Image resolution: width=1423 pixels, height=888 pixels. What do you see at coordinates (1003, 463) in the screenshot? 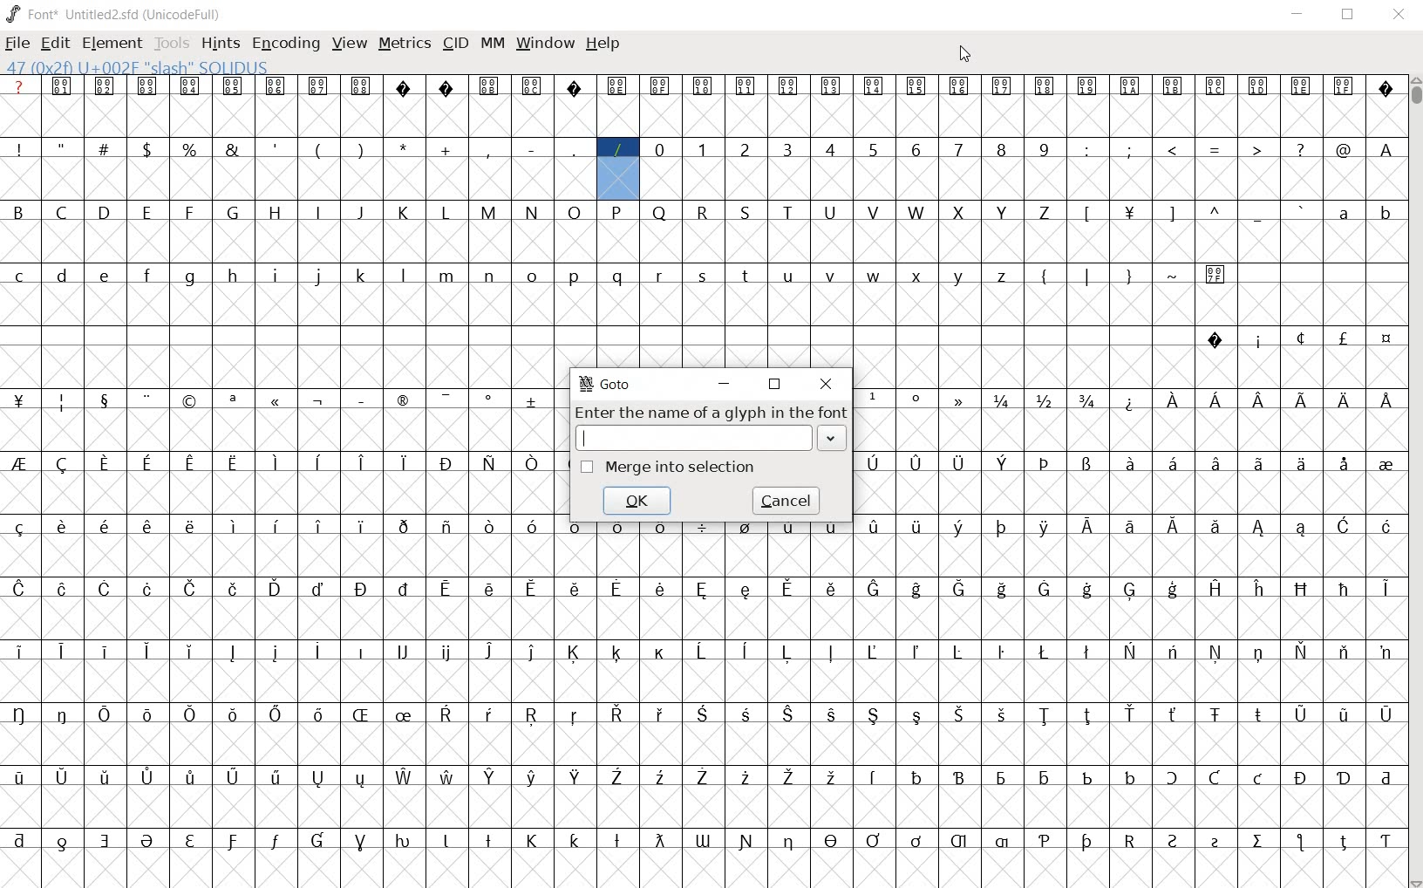
I see `glyph` at bounding box center [1003, 463].